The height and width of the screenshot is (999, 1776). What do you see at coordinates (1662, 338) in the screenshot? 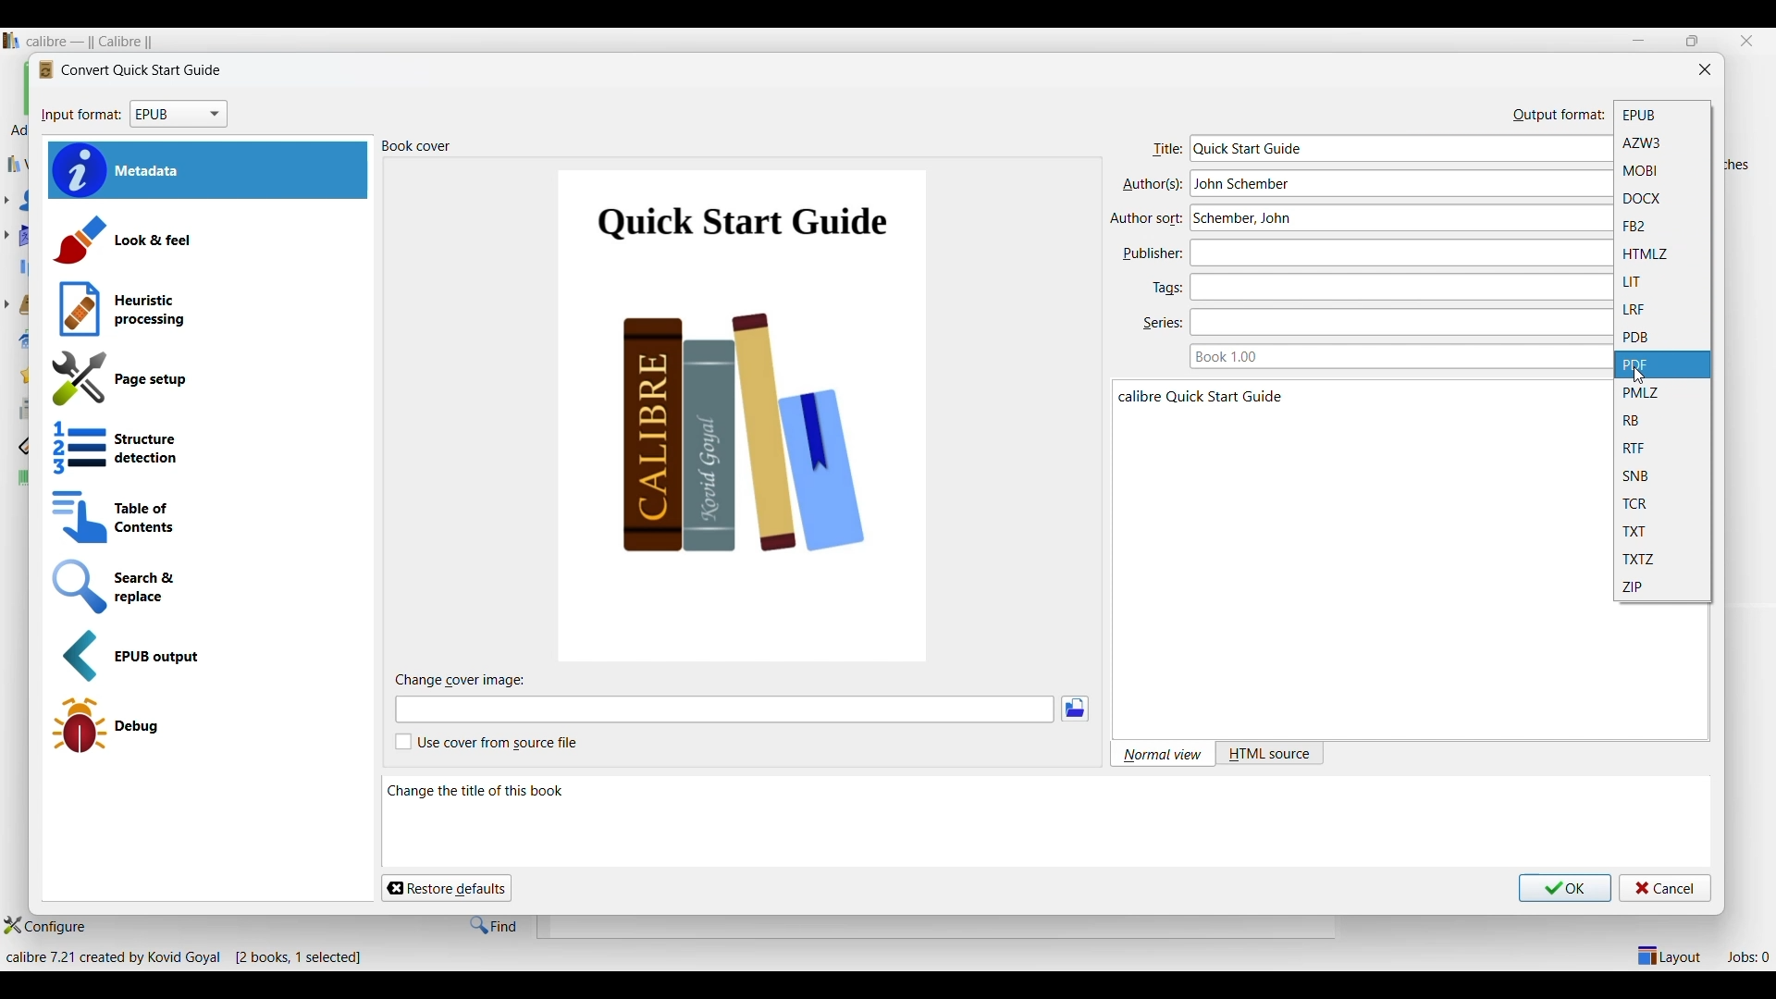
I see `PDB` at bounding box center [1662, 338].